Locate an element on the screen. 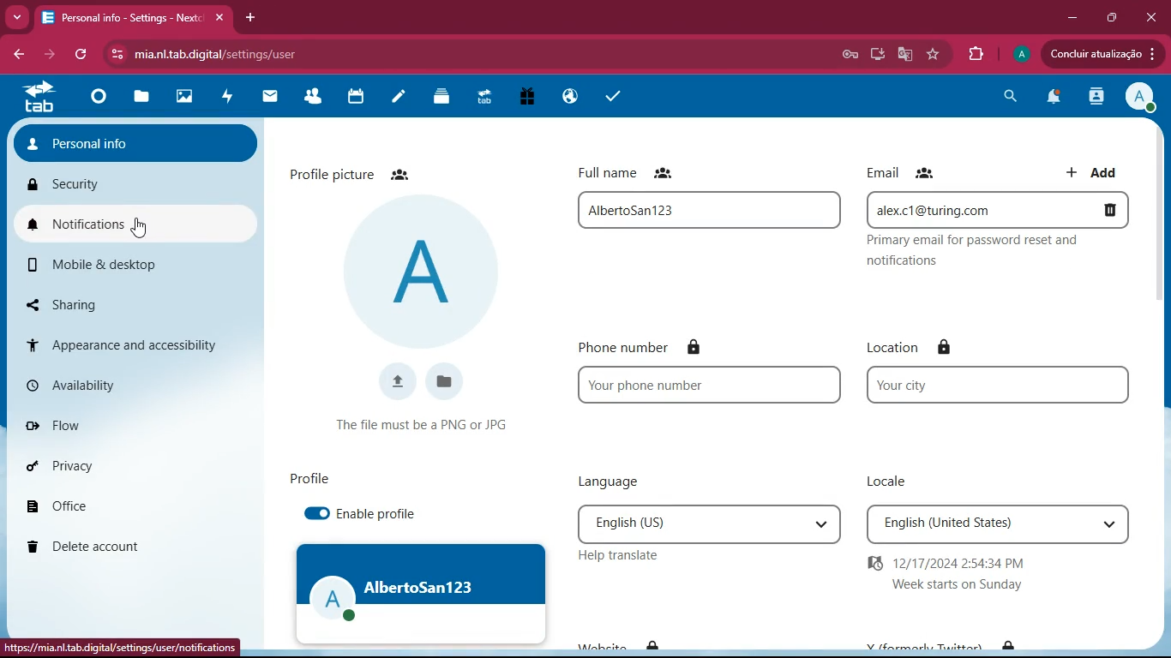  update is located at coordinates (1098, 54).